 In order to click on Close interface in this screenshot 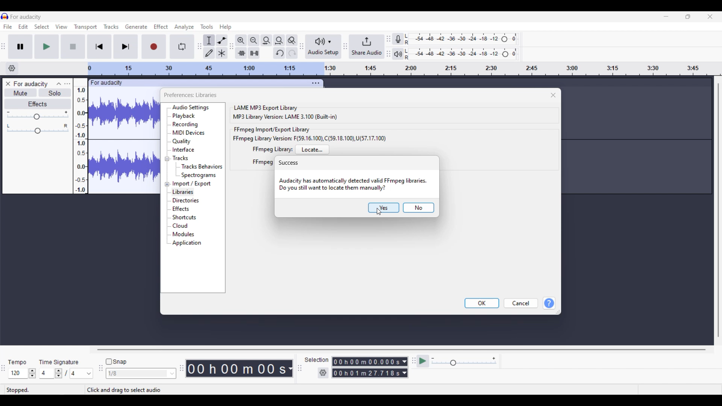, I will do `click(710, 17)`.